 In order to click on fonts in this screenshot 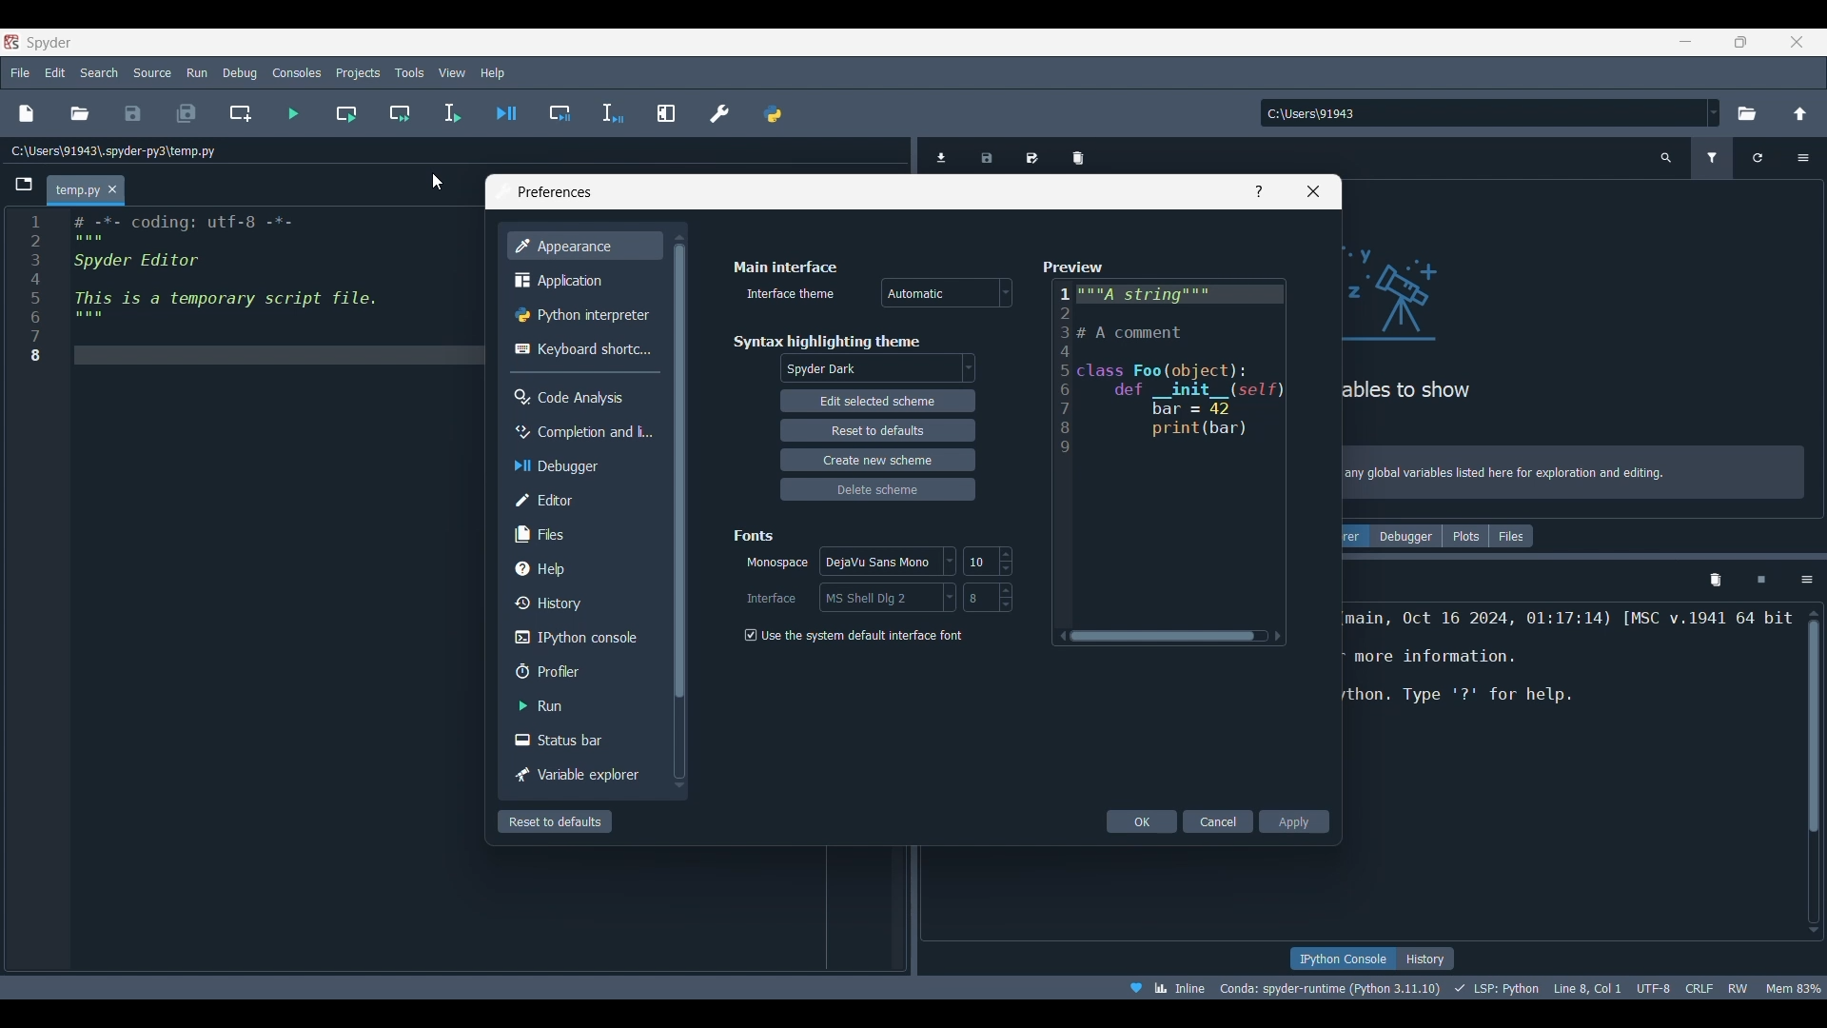, I will do `click(753, 535)`.